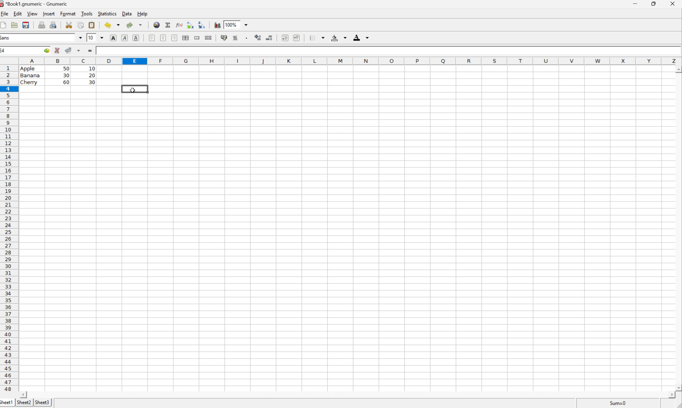  Describe the element at coordinates (137, 38) in the screenshot. I see `underline` at that location.